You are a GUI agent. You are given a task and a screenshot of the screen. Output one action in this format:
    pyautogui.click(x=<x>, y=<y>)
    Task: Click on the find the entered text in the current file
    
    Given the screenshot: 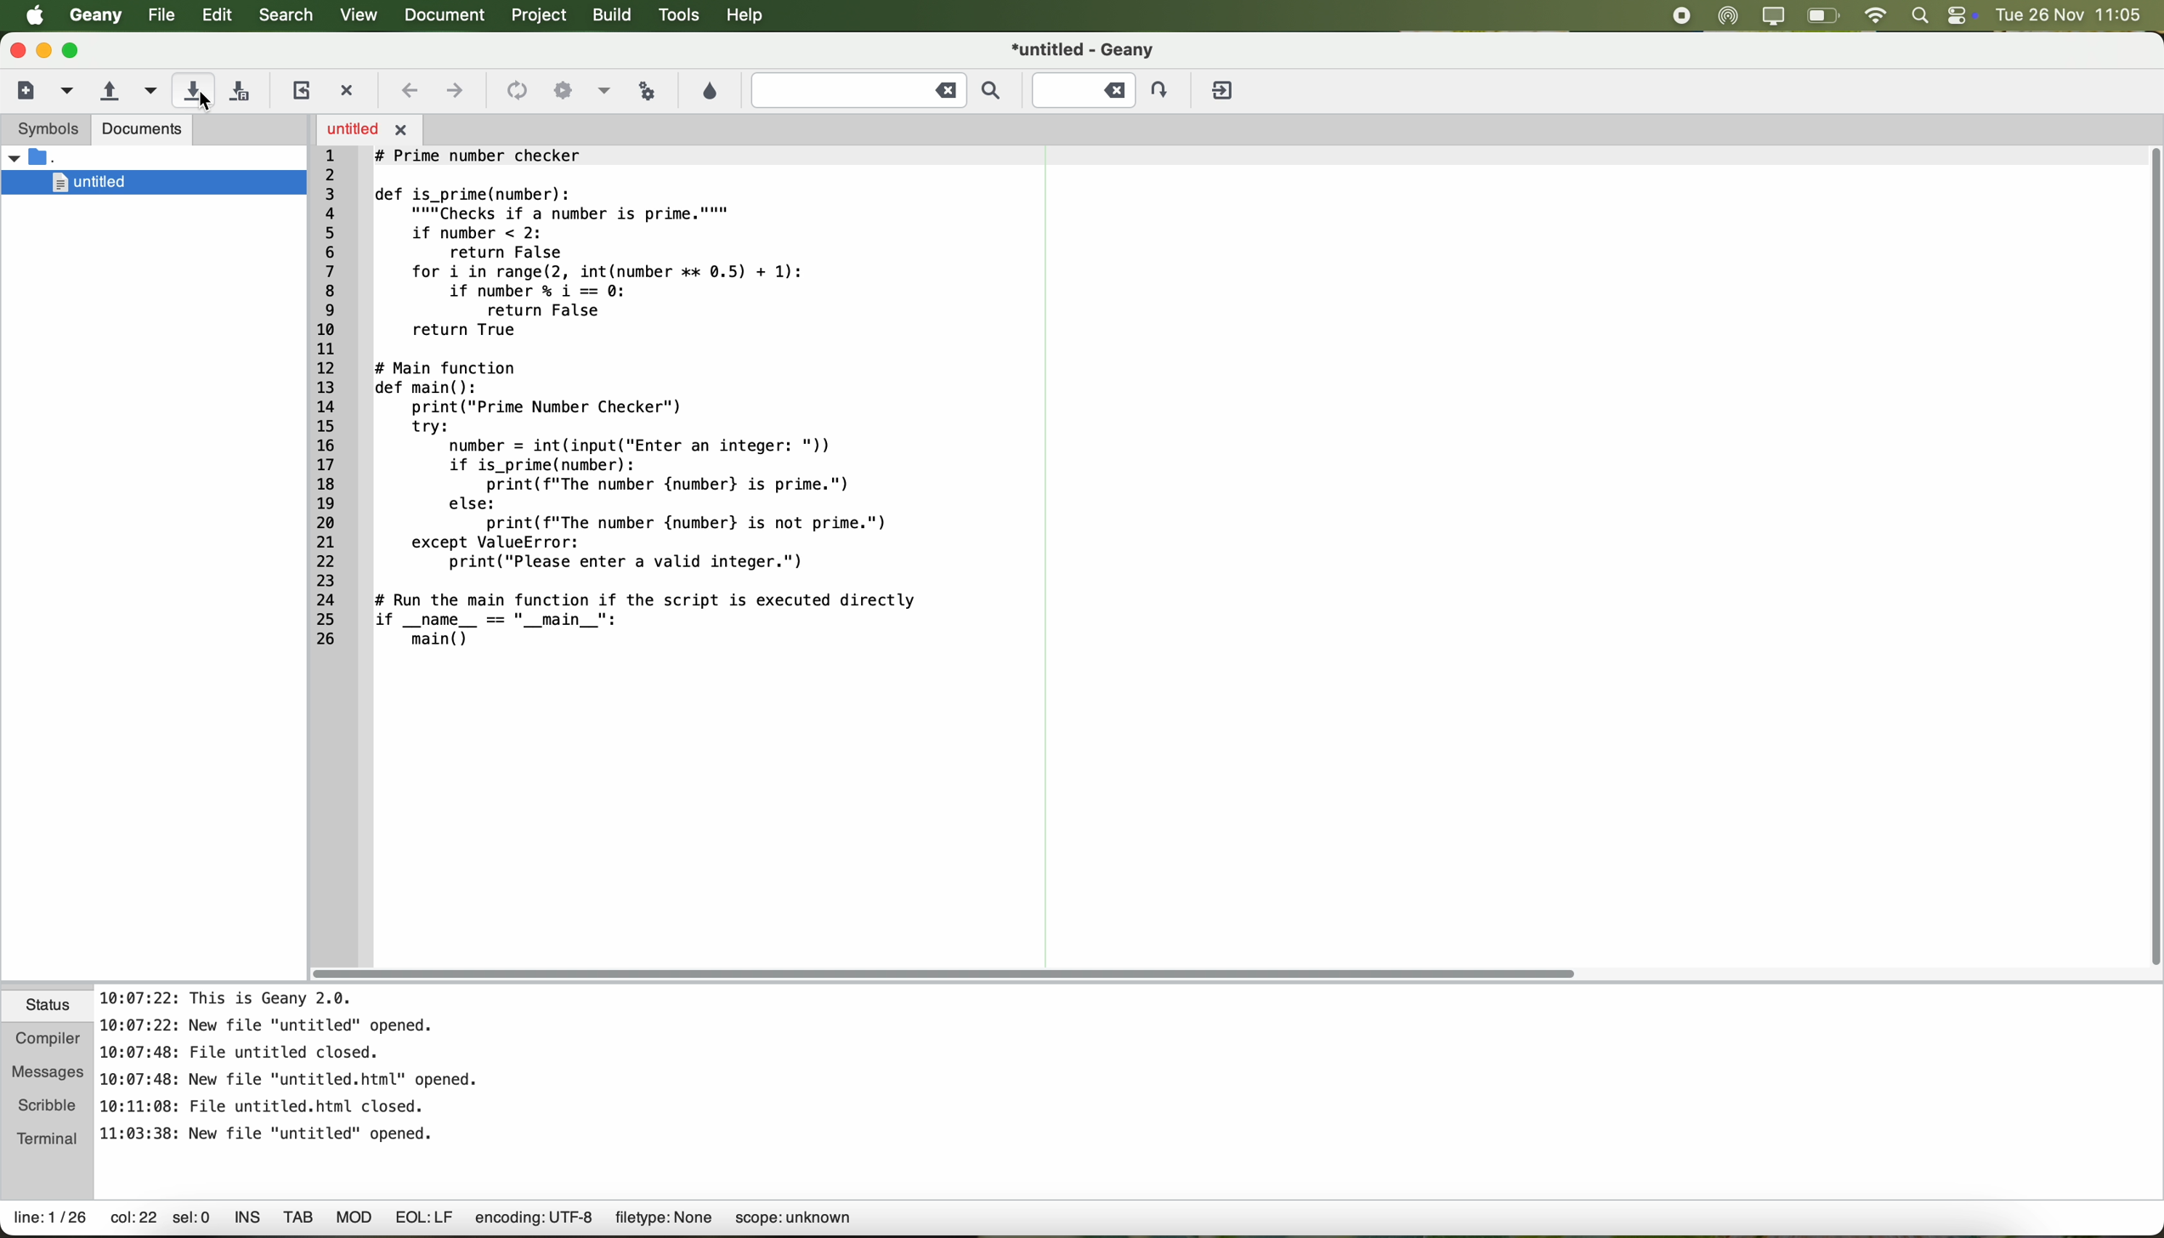 What is the action you would take?
    pyautogui.click(x=877, y=92)
    